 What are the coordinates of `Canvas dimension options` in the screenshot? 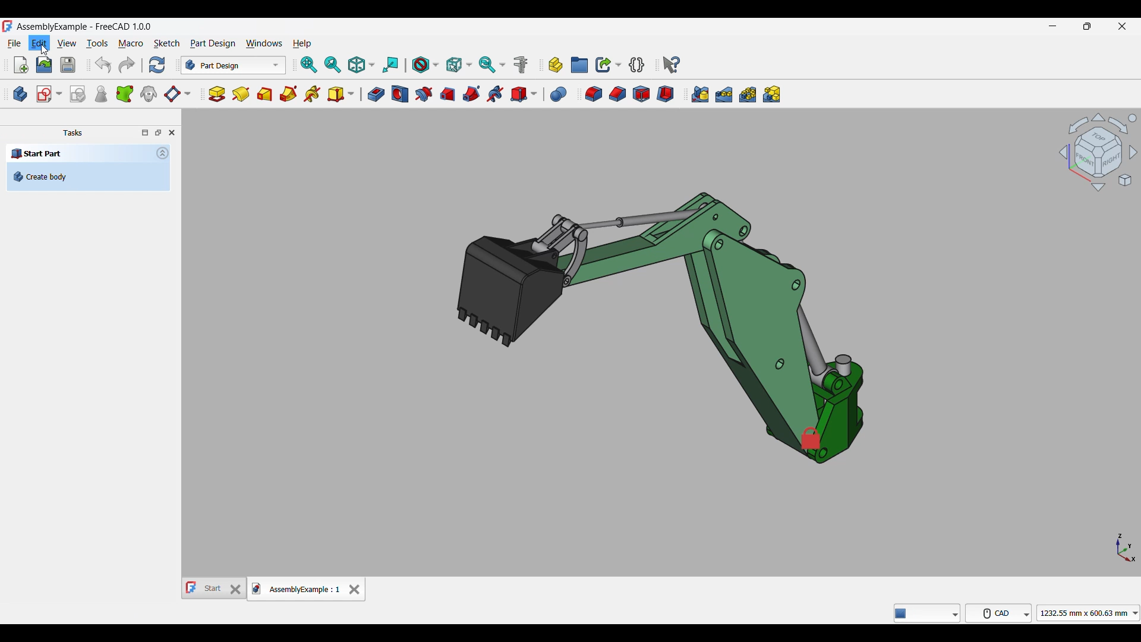 It's located at (1088, 613).